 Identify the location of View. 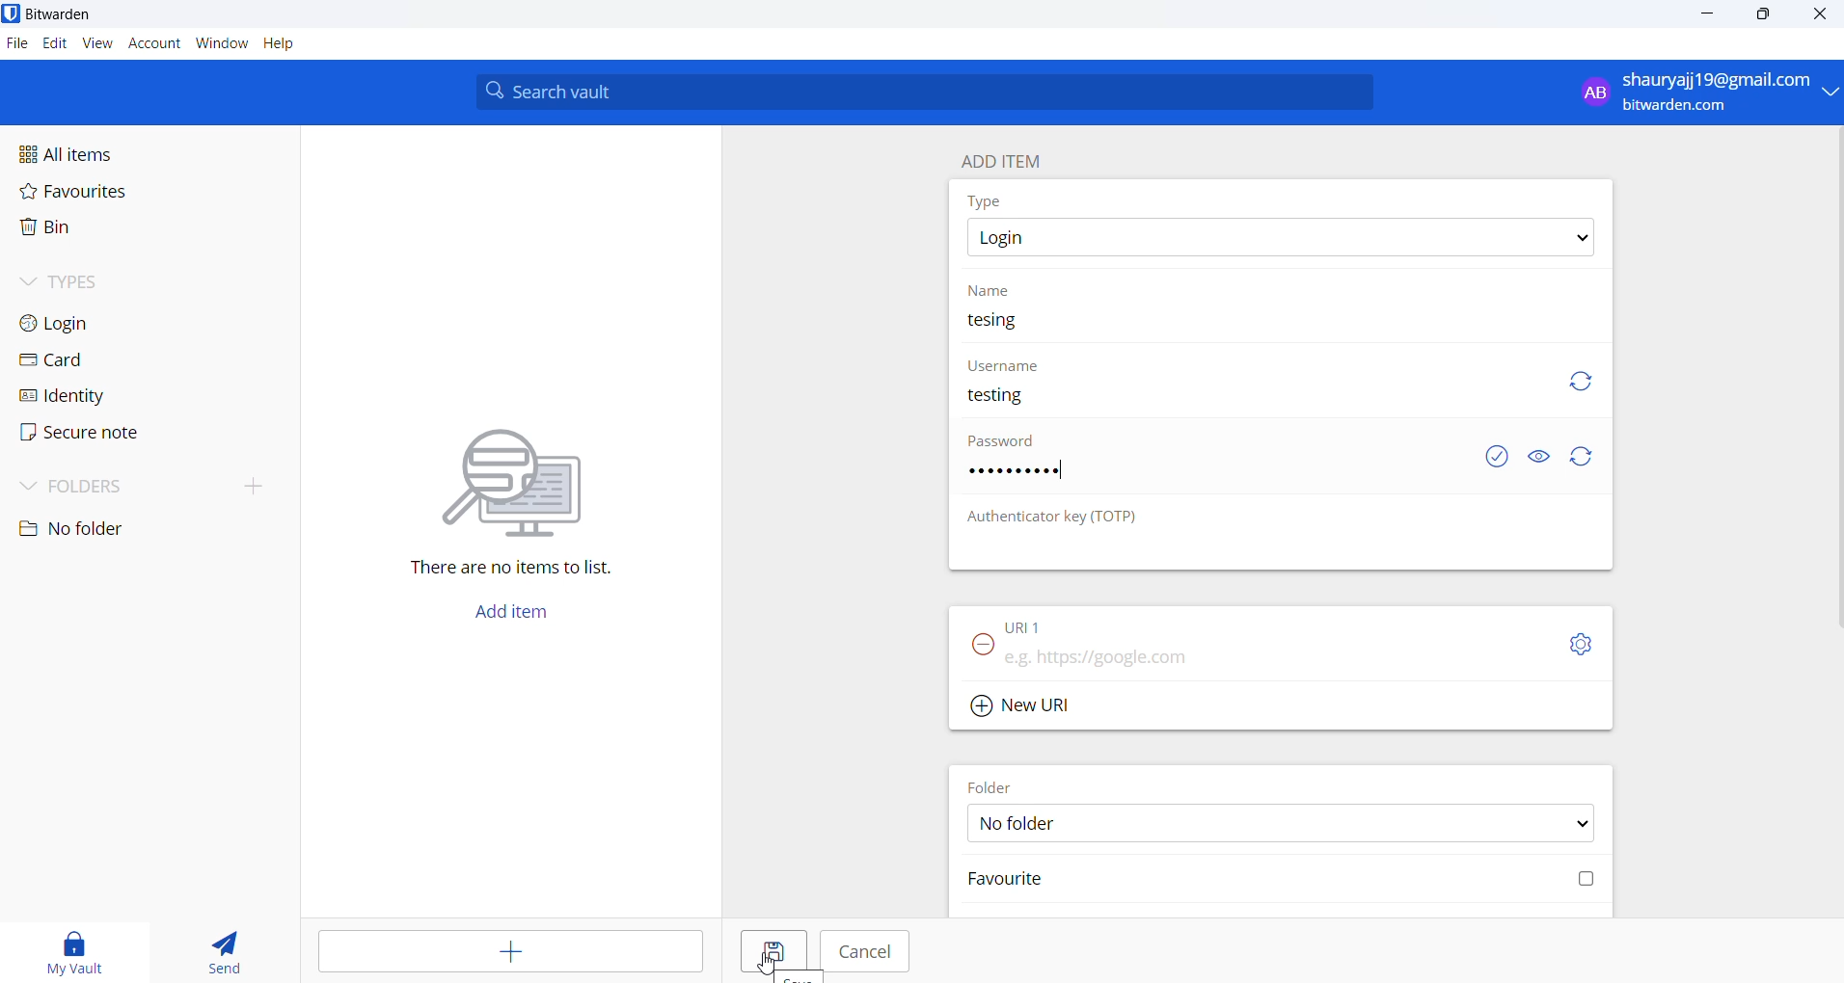
(99, 44).